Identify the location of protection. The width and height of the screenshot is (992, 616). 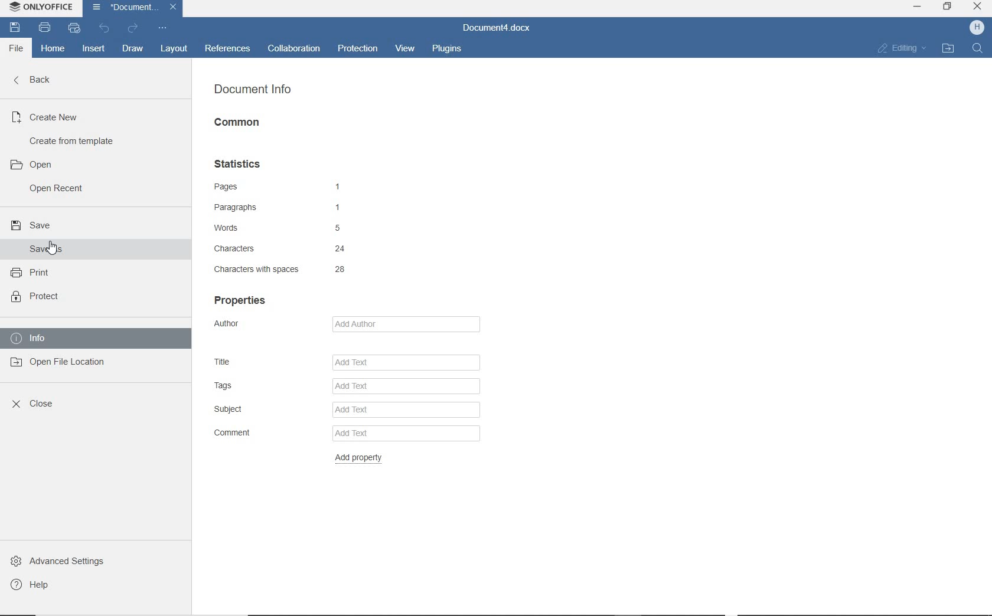
(358, 47).